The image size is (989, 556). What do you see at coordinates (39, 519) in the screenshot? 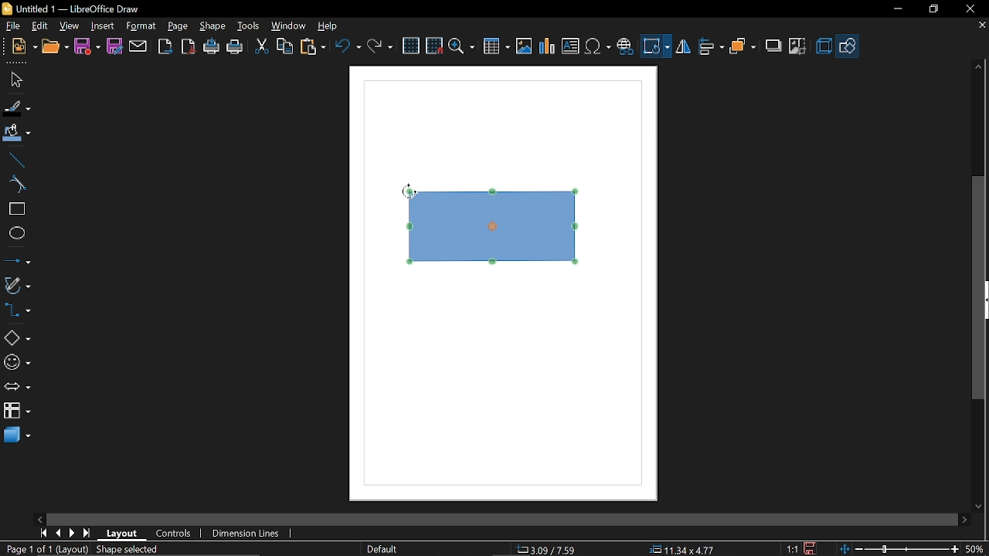
I see `Move left` at bounding box center [39, 519].